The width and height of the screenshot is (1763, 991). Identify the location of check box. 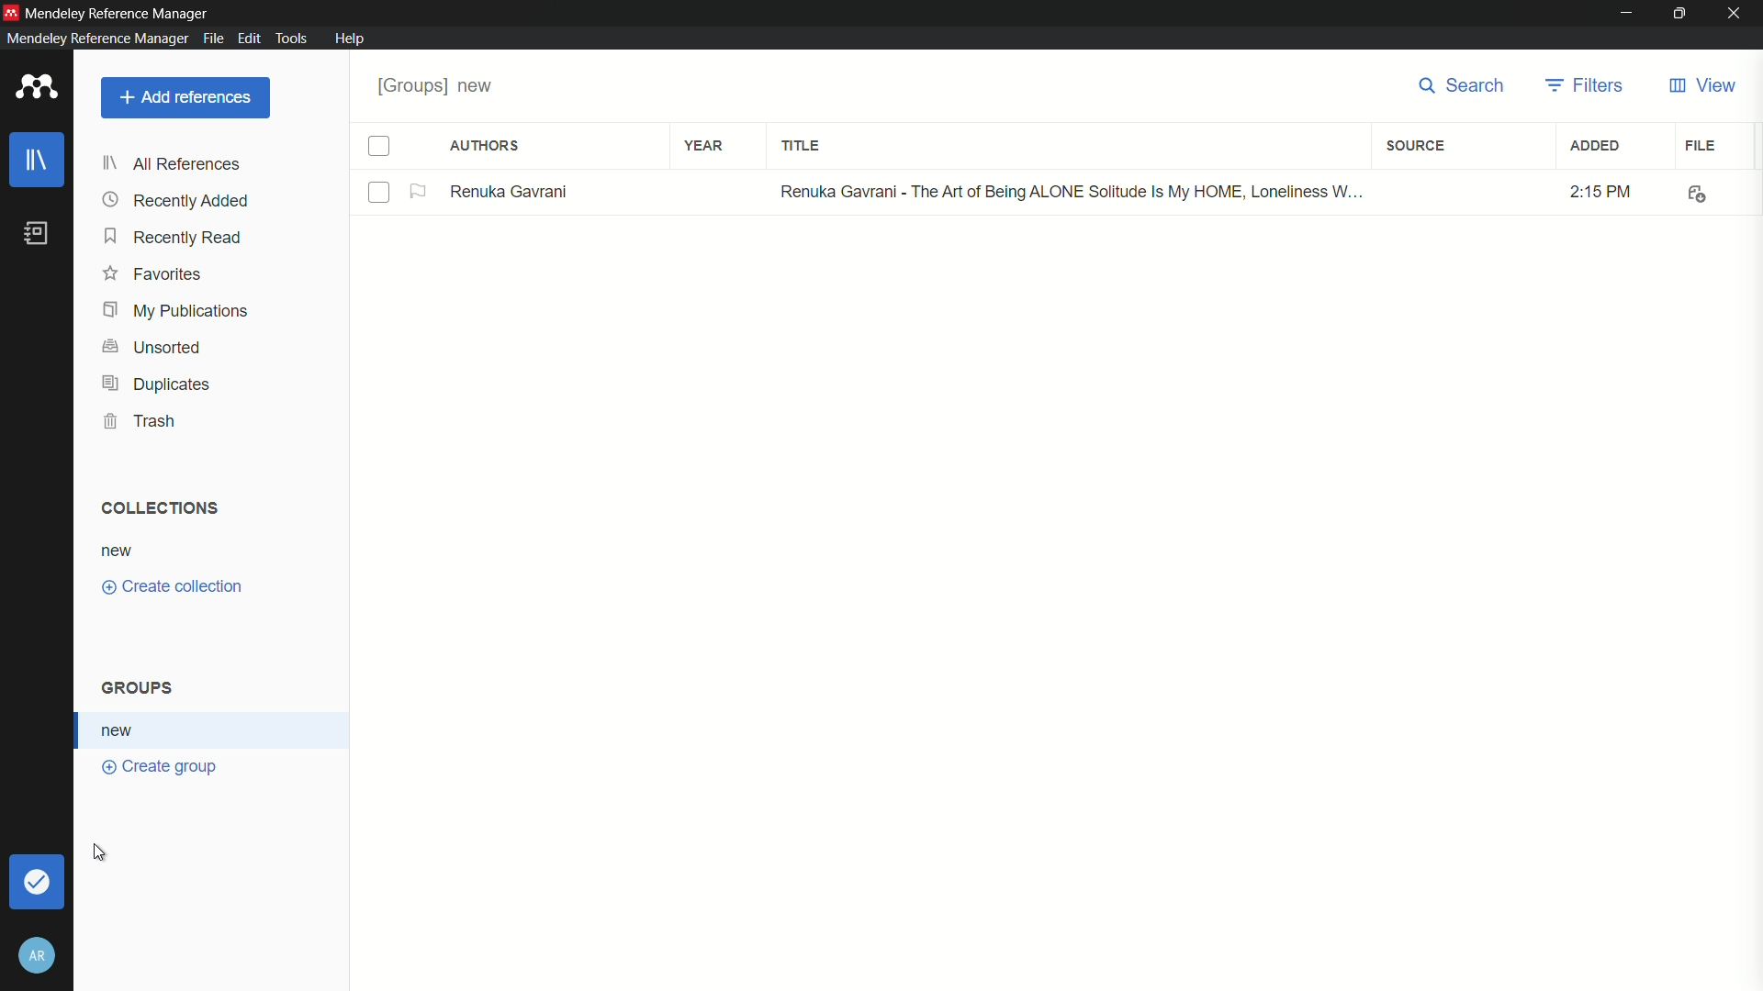
(380, 147).